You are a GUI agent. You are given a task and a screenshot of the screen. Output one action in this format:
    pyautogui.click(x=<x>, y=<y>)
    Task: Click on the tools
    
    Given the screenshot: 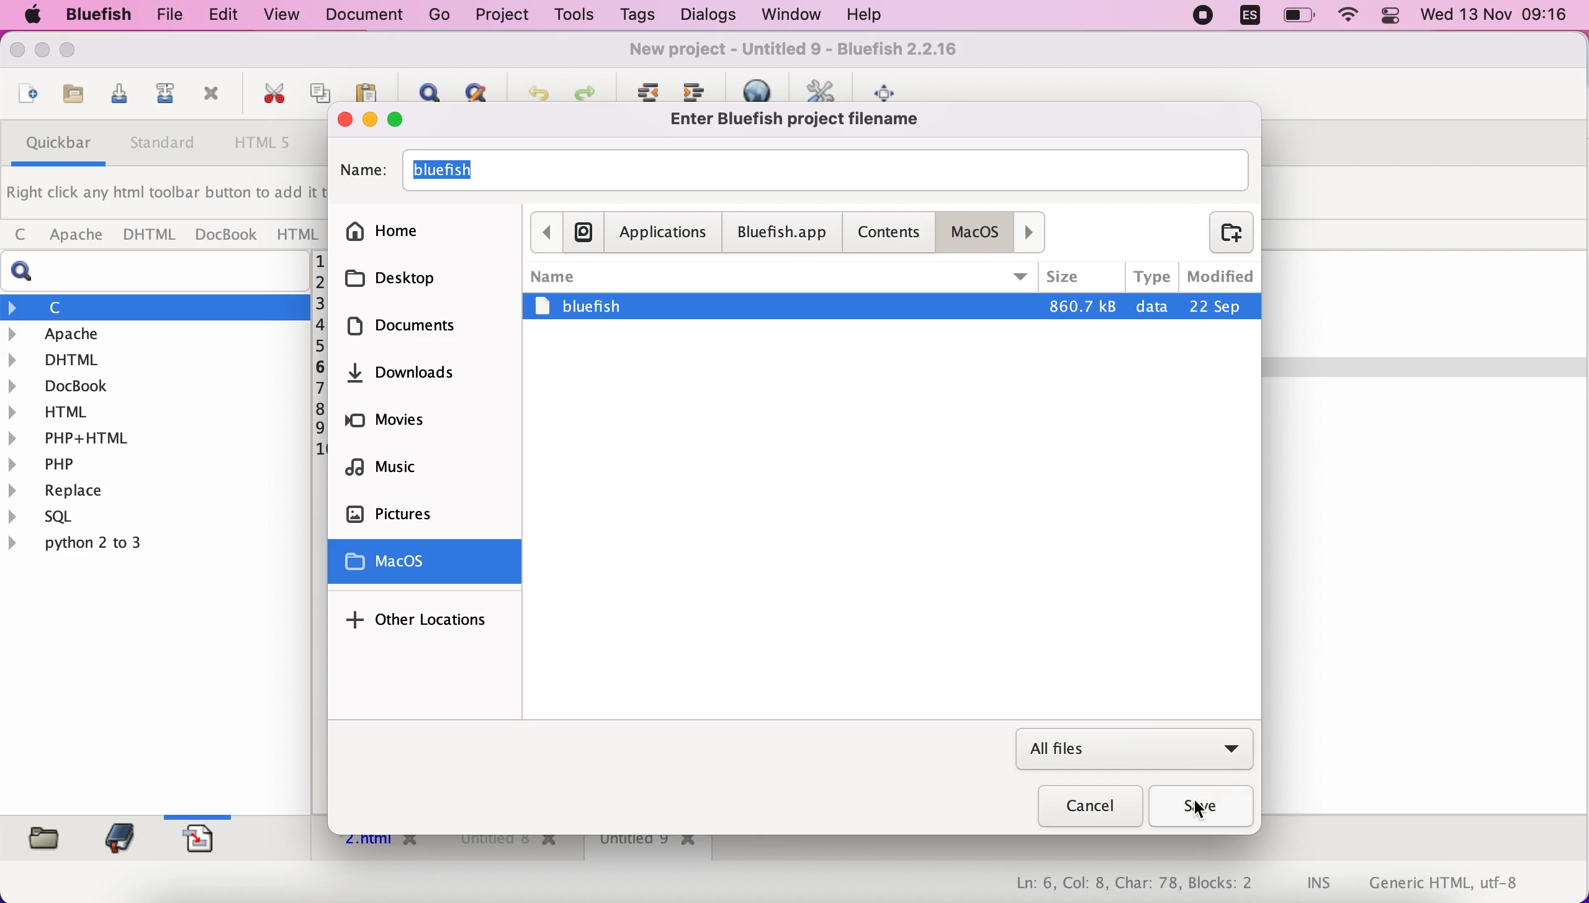 What is the action you would take?
    pyautogui.click(x=571, y=16)
    